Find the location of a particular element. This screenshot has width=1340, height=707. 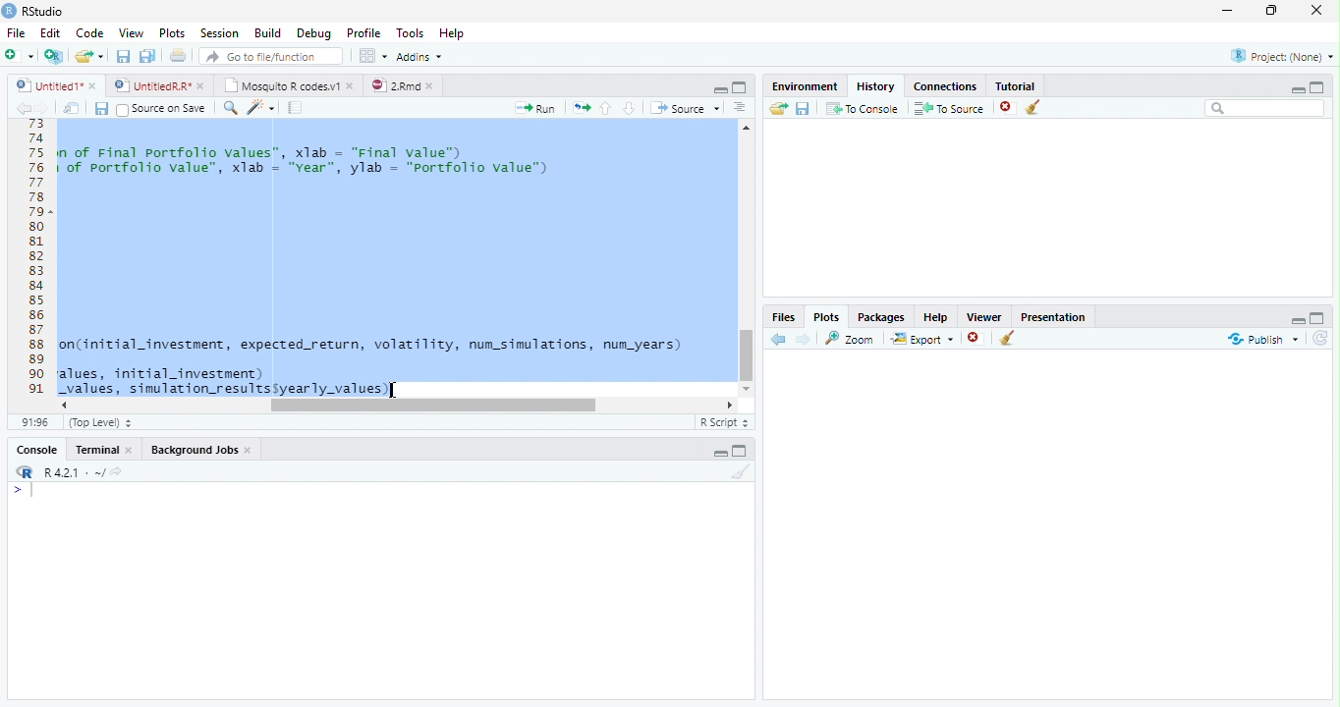

Minimize is located at coordinates (1231, 12).